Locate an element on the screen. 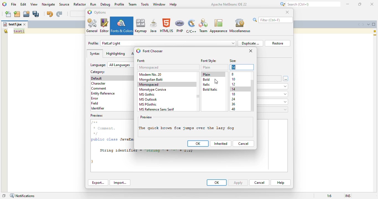 This screenshot has width=378, height=199. view is located at coordinates (34, 4).